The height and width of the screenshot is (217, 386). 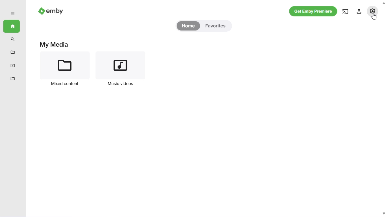 What do you see at coordinates (374, 17) in the screenshot?
I see `cursor` at bounding box center [374, 17].